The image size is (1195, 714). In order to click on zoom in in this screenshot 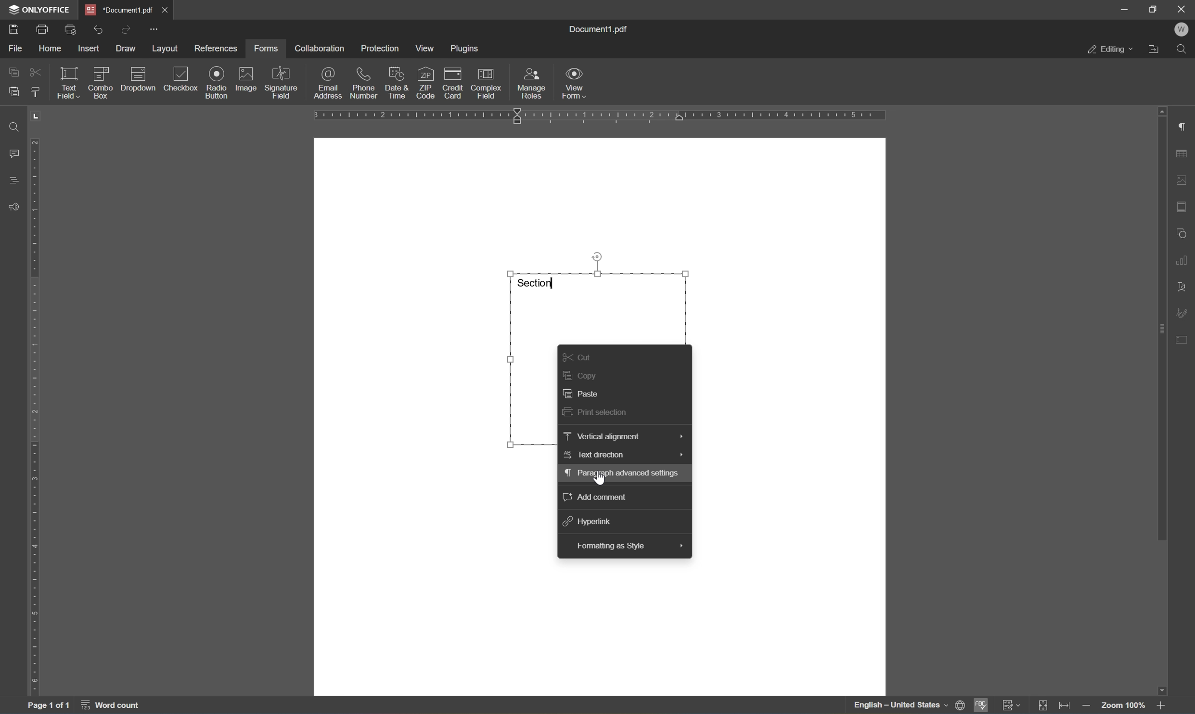, I will do `click(1162, 705)`.